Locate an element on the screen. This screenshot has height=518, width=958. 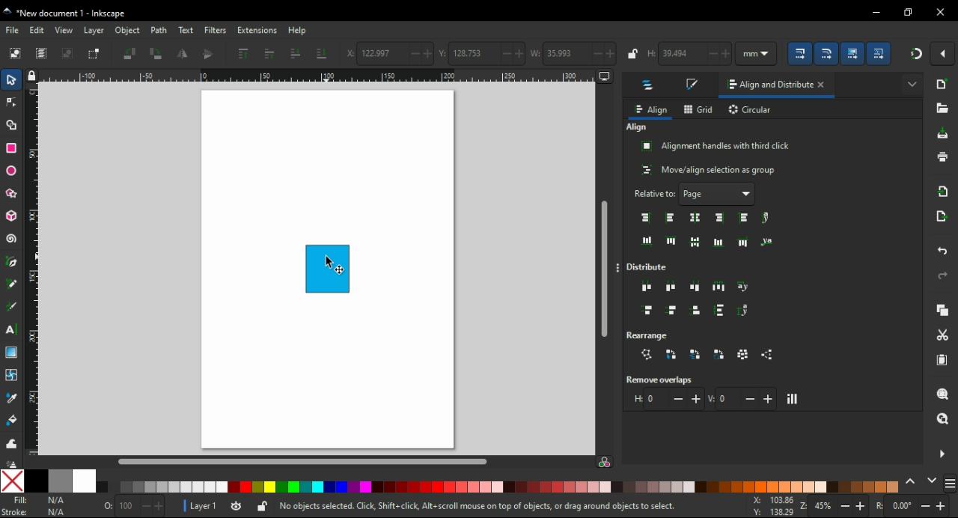
move gradients along with the objects is located at coordinates (852, 53).